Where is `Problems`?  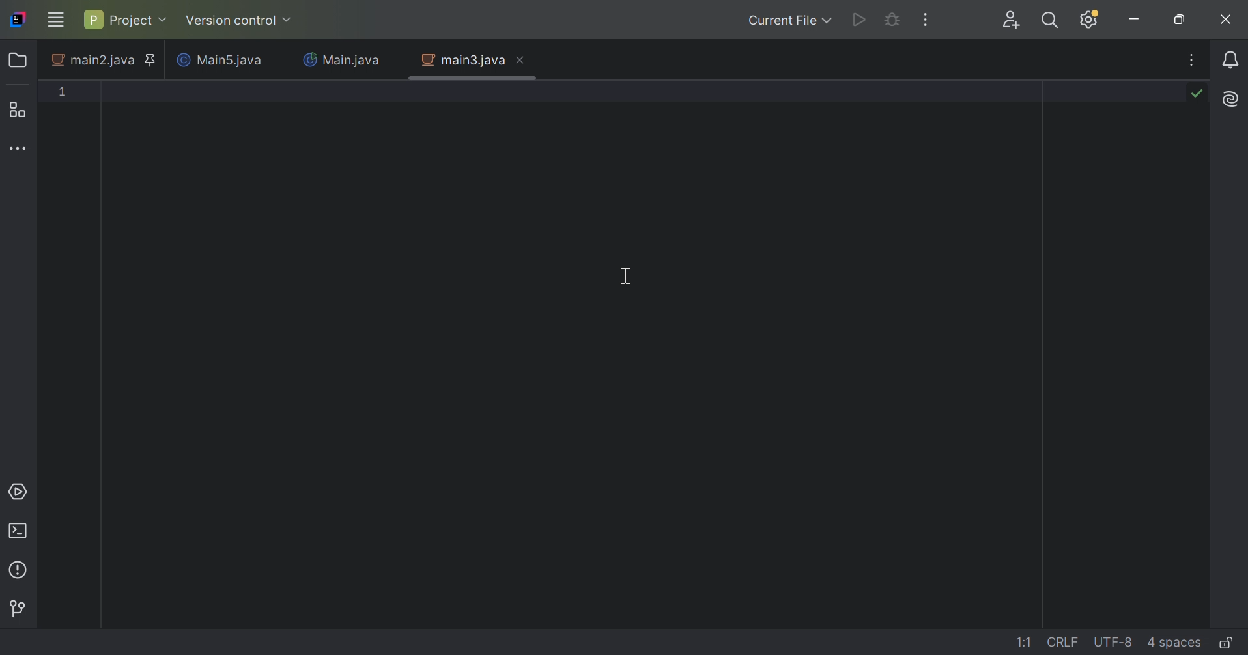
Problems is located at coordinates (18, 570).